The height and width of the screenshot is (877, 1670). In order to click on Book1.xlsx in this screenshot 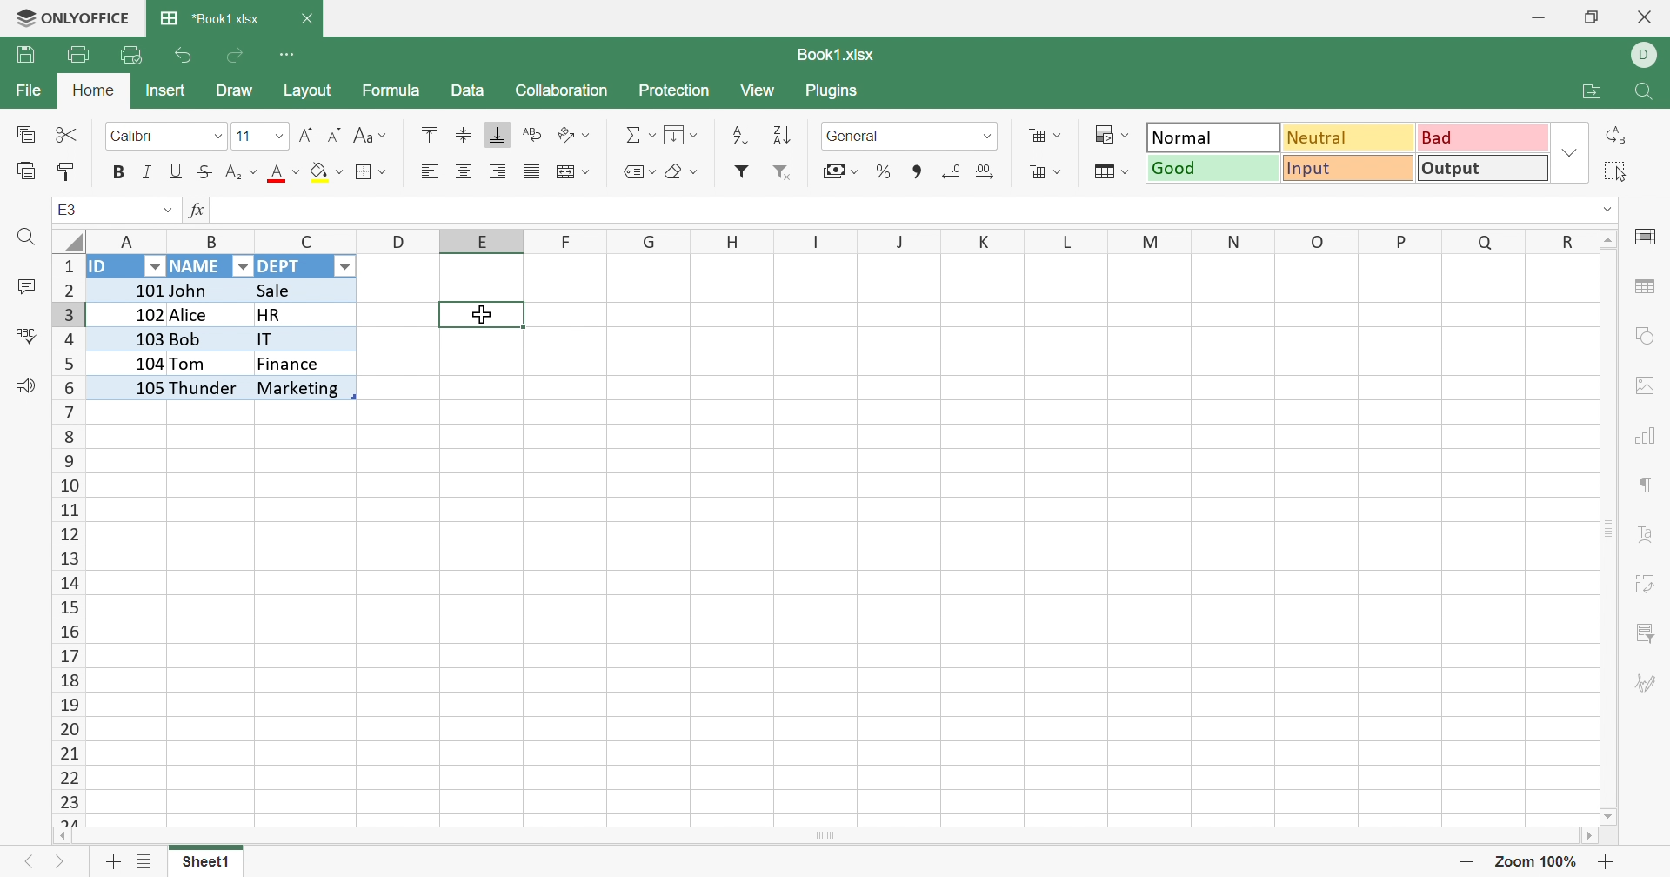, I will do `click(844, 57)`.